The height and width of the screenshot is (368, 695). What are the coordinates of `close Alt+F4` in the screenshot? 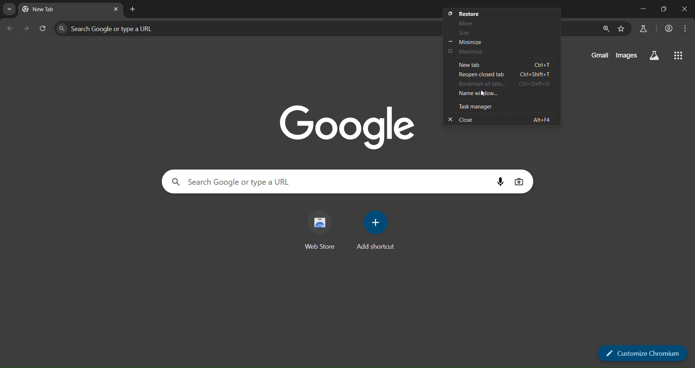 It's located at (497, 119).